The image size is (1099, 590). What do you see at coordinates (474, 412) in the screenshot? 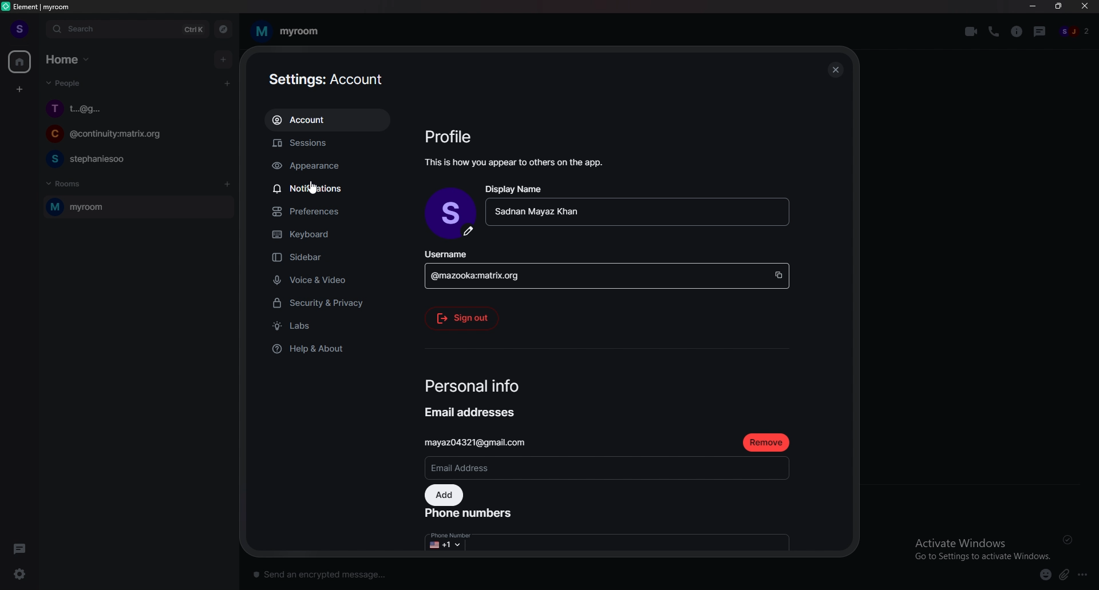
I see `email addresses` at bounding box center [474, 412].